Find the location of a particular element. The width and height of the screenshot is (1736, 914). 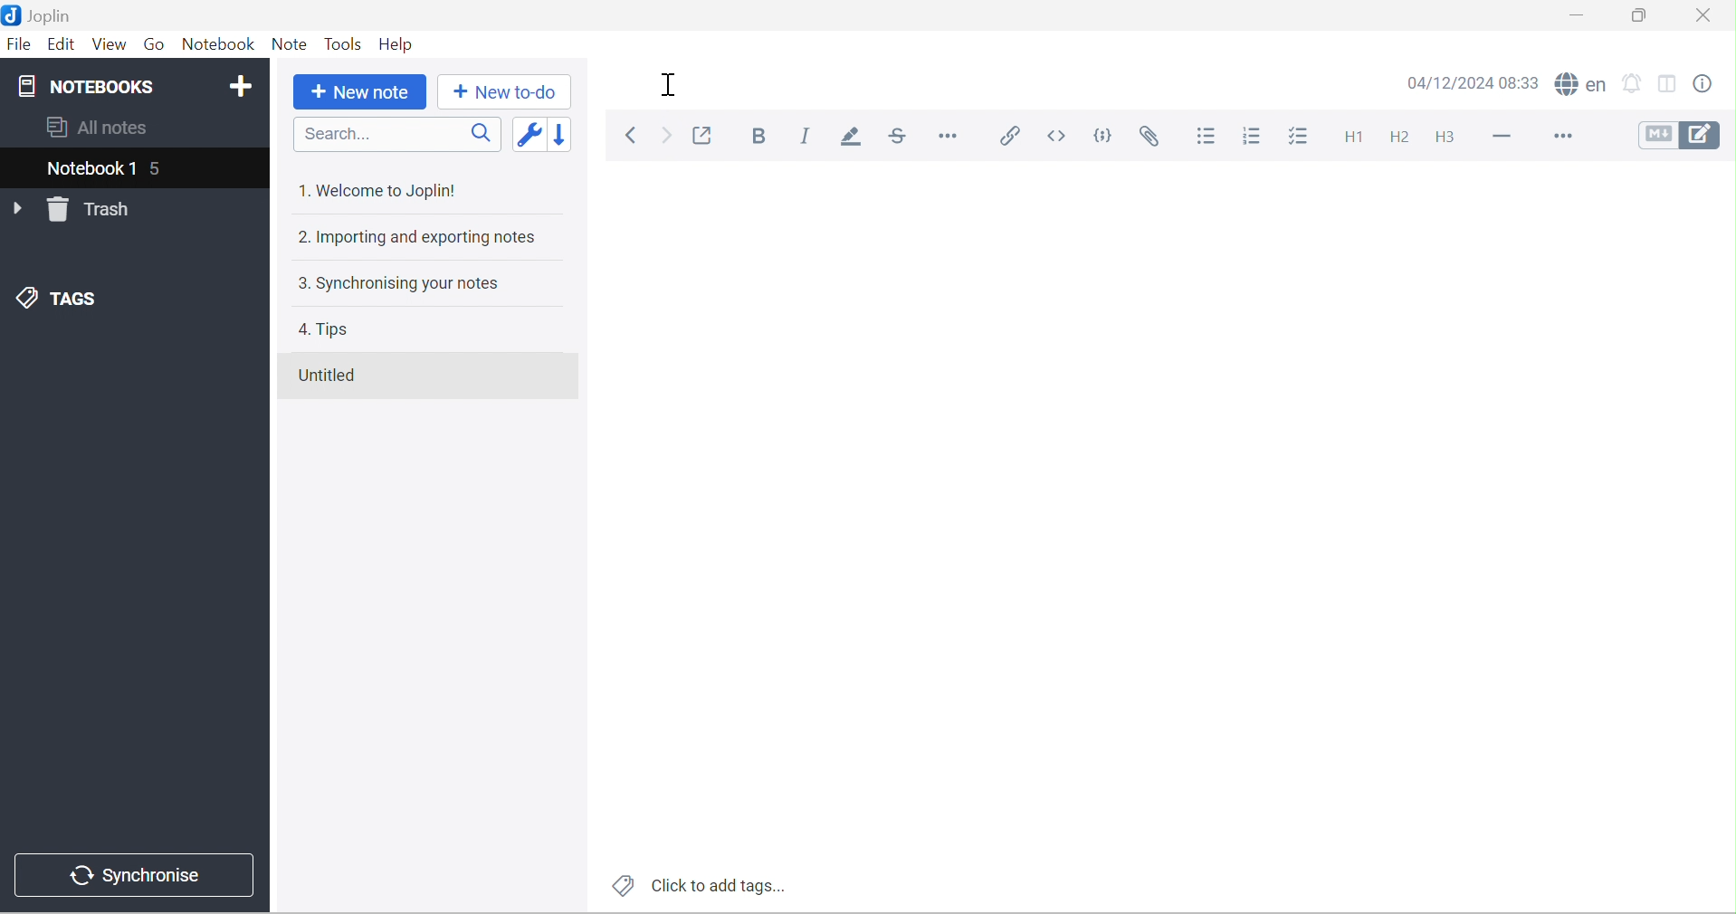

Numbered list is located at coordinates (1257, 138).